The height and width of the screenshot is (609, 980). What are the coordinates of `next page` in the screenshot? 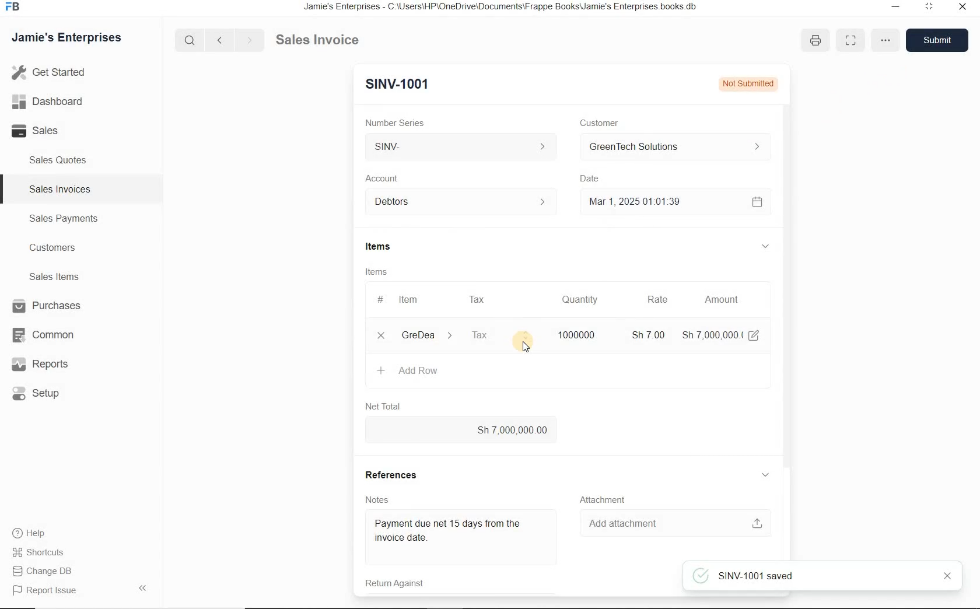 It's located at (247, 39).